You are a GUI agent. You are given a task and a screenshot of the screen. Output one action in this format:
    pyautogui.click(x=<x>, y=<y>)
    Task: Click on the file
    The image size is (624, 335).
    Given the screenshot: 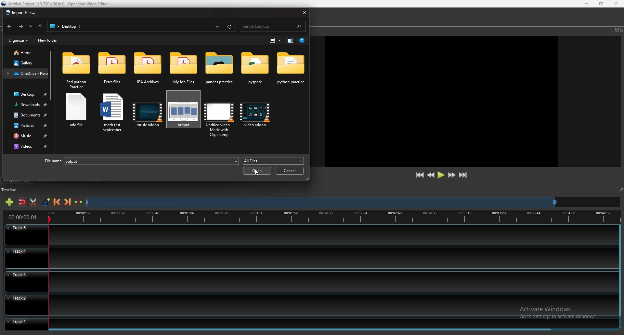 What is the action you would take?
    pyautogui.click(x=76, y=111)
    